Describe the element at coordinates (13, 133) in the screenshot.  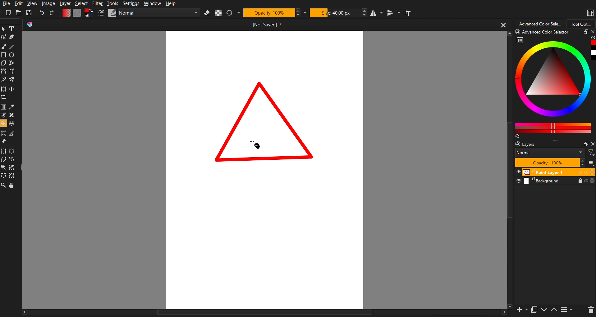
I see `measure the distance between two points` at that location.